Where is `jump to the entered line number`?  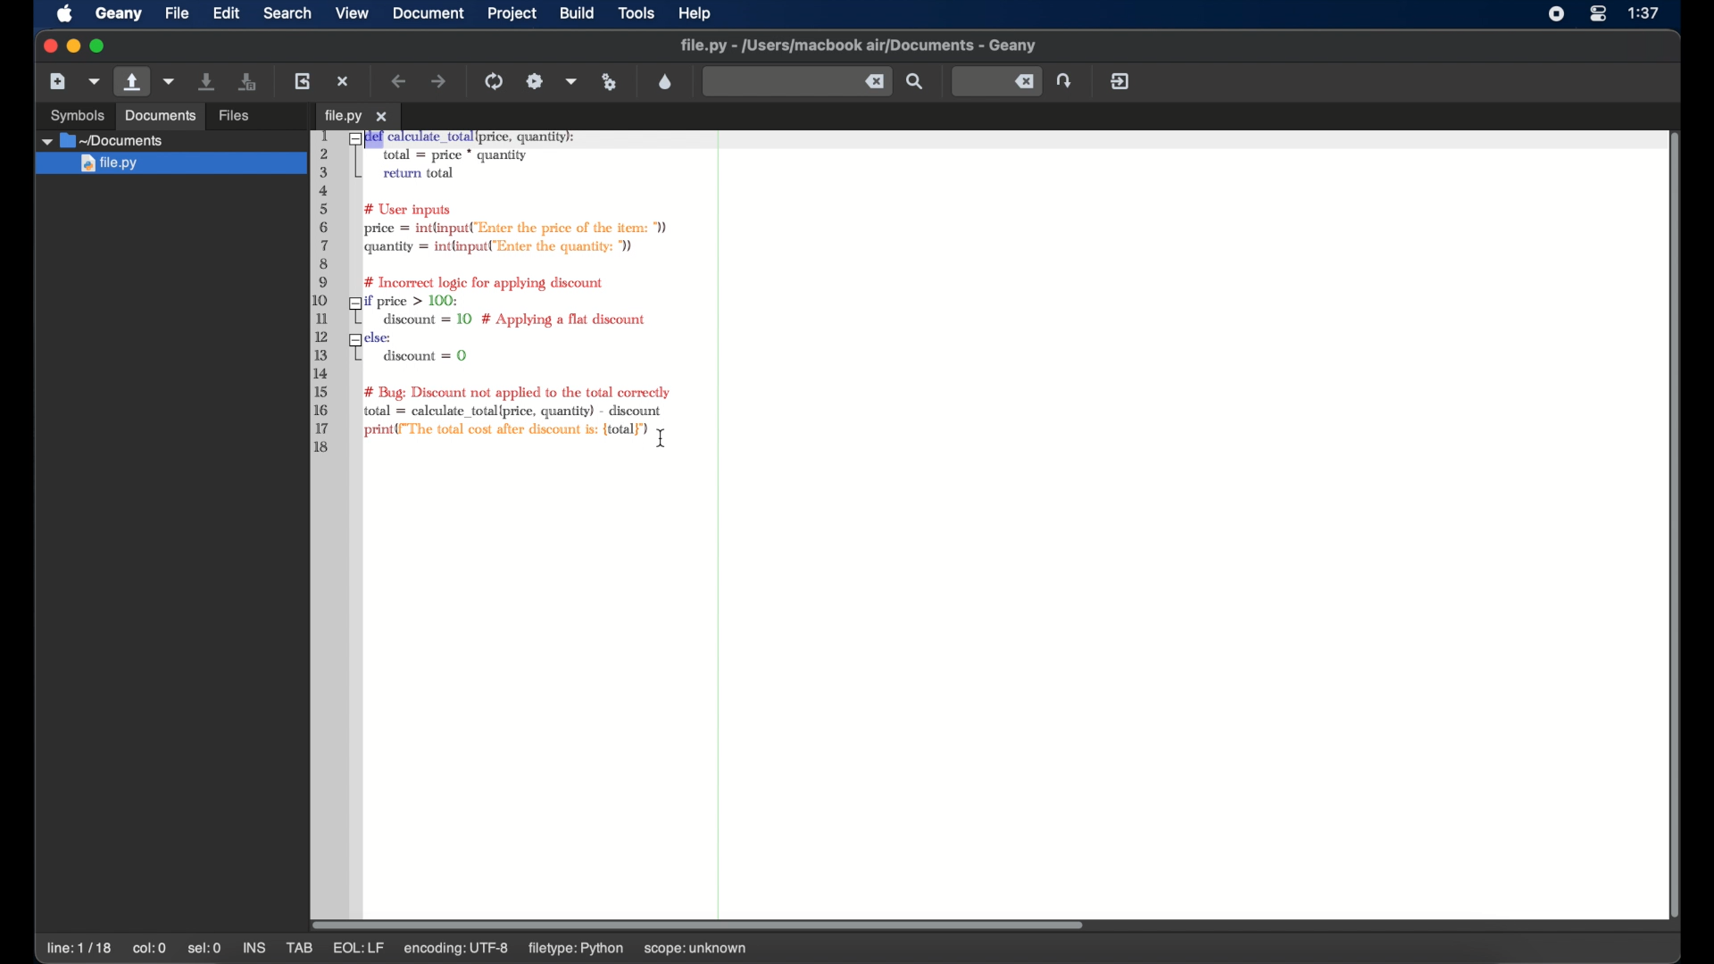 jump to the entered line number is located at coordinates (995, 80).